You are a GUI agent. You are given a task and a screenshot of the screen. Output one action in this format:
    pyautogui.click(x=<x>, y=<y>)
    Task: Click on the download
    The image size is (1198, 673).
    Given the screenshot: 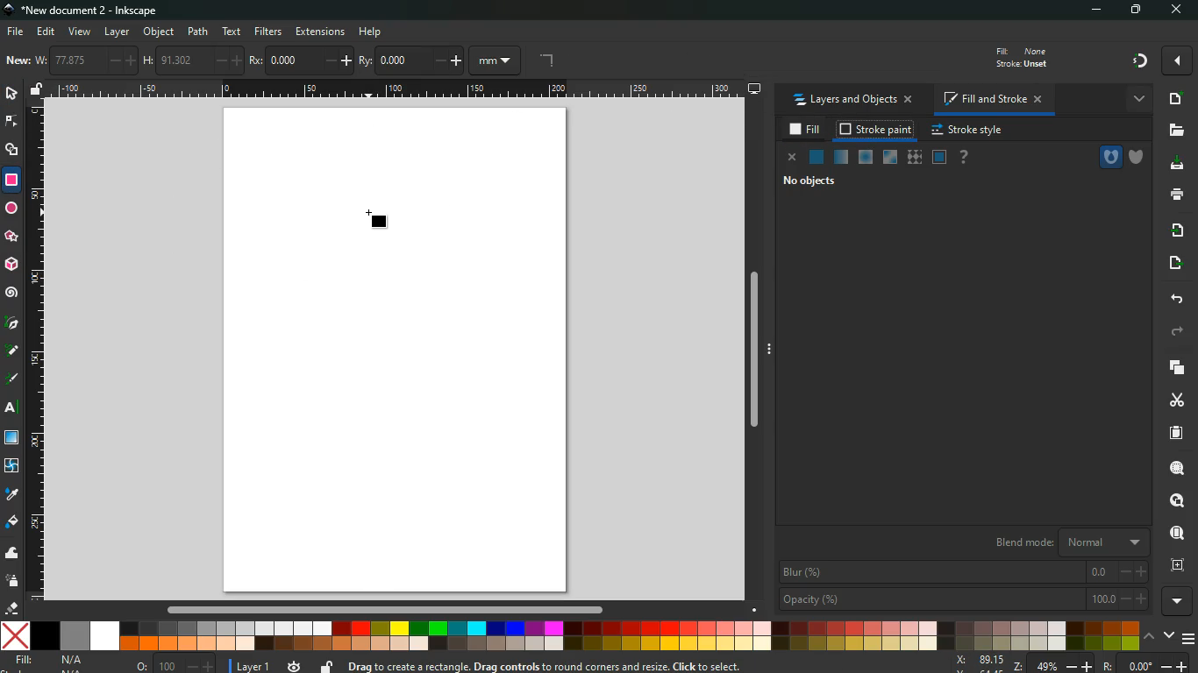 What is the action you would take?
    pyautogui.click(x=1175, y=165)
    